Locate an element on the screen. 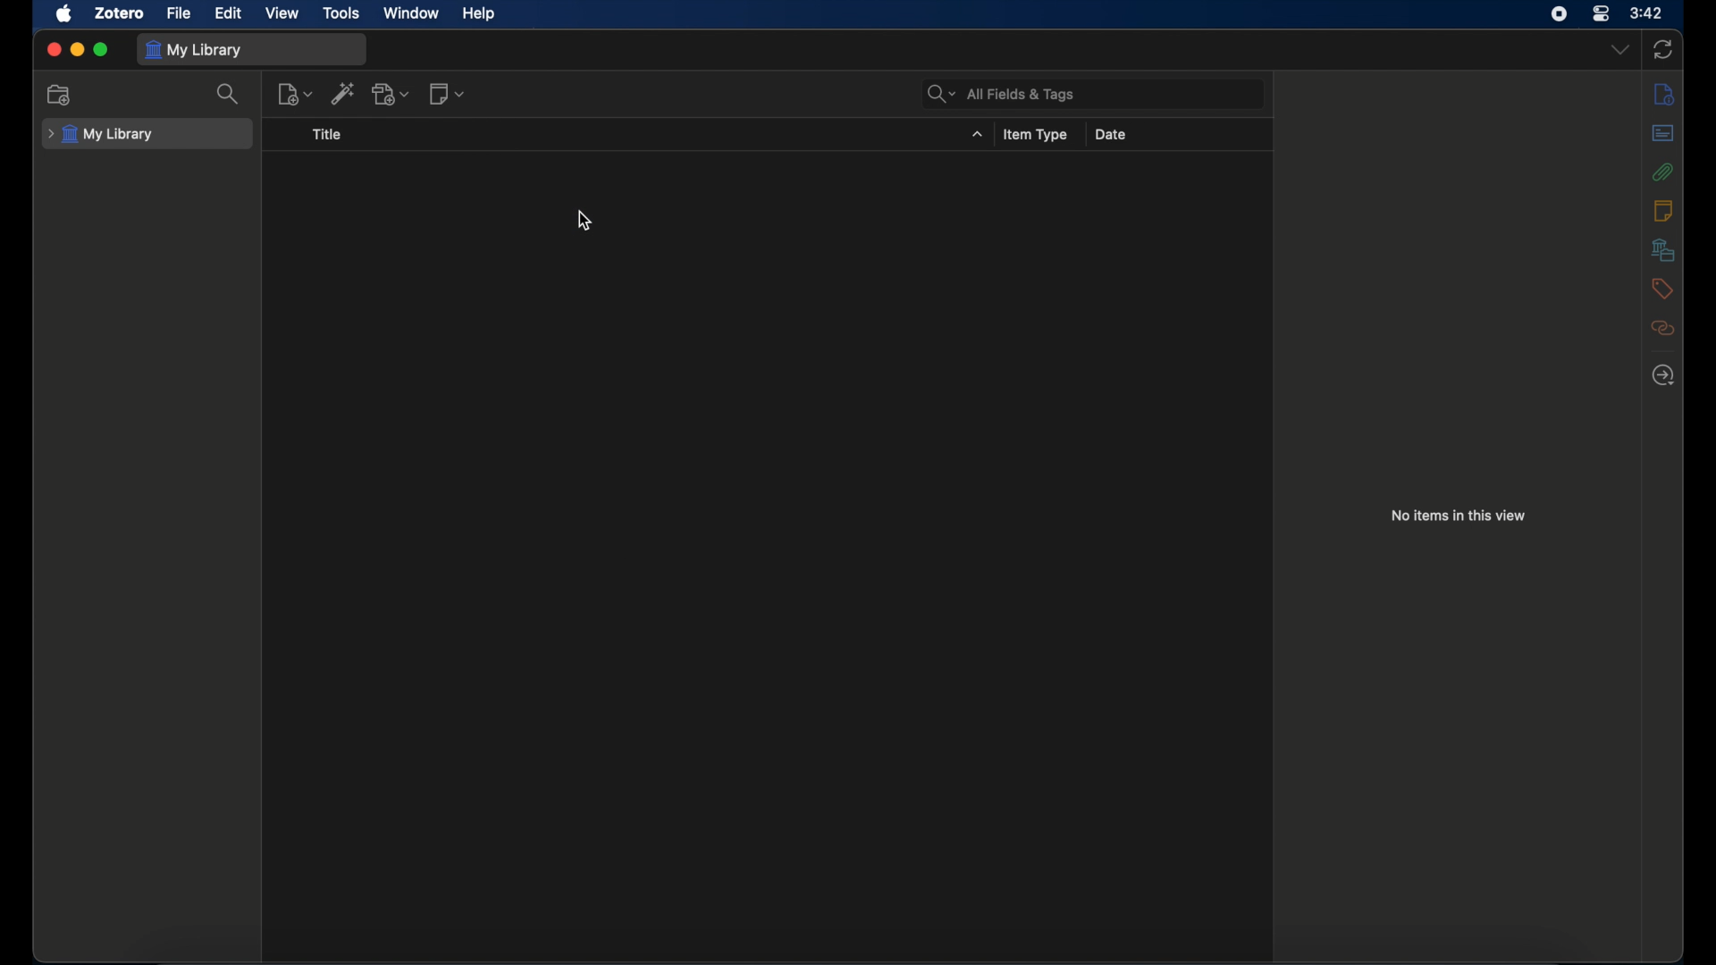 Image resolution: width=1716 pixels, height=965 pixels. time is located at coordinates (1647, 13).